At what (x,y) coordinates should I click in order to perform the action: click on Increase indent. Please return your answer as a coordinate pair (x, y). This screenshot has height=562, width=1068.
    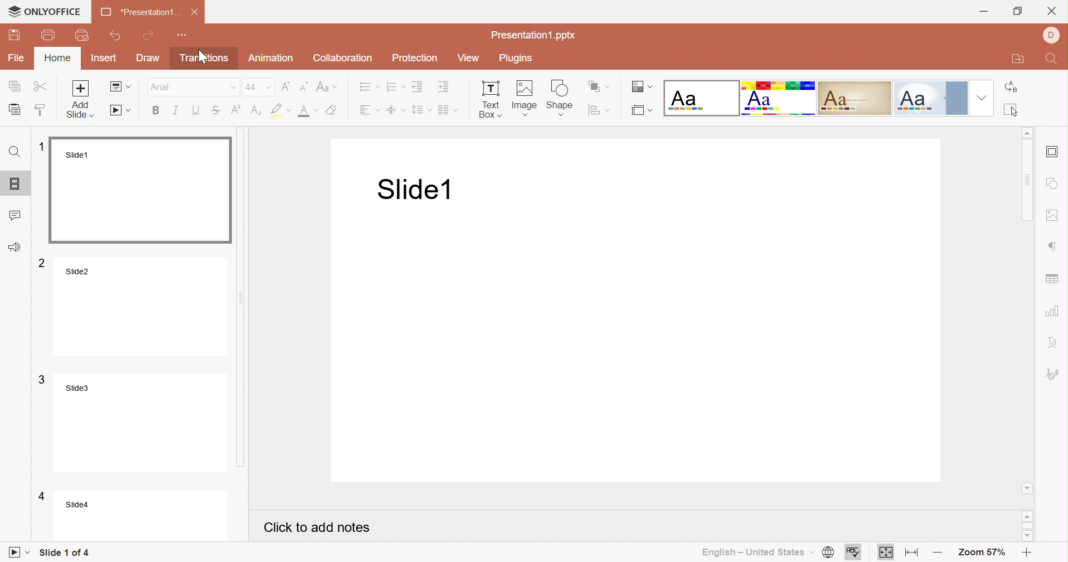
    Looking at the image, I should click on (446, 86).